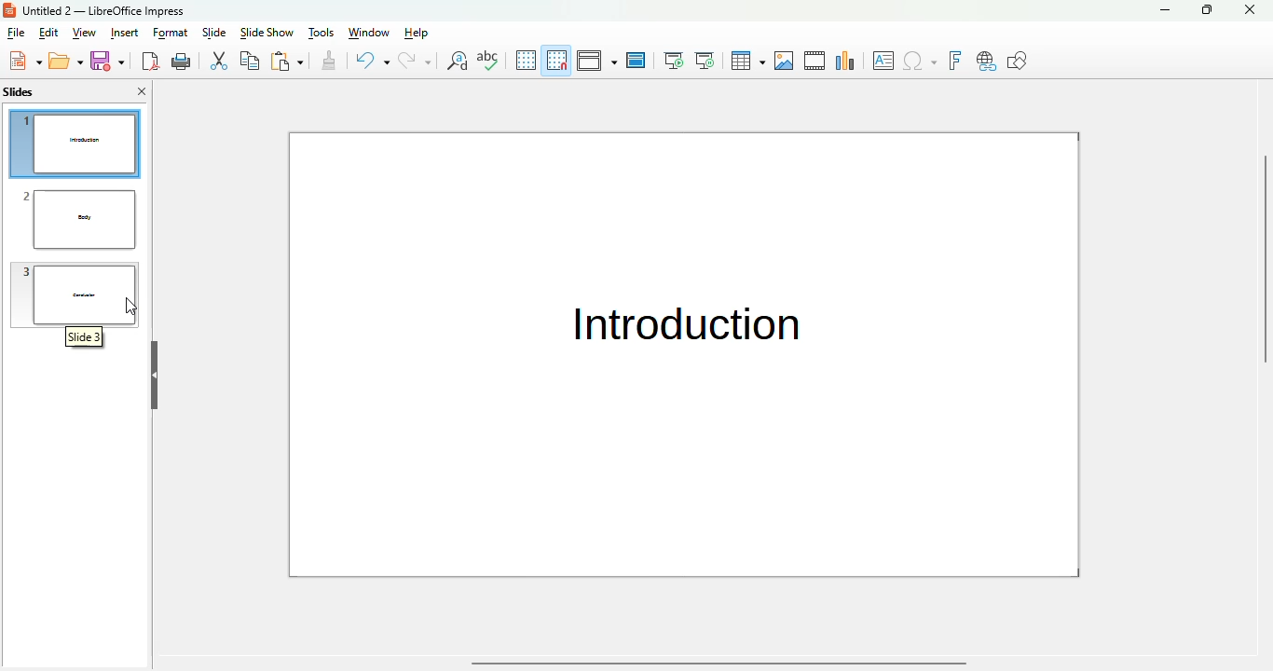 This screenshot has height=671, width=1273. What do you see at coordinates (171, 34) in the screenshot?
I see `format` at bounding box center [171, 34].